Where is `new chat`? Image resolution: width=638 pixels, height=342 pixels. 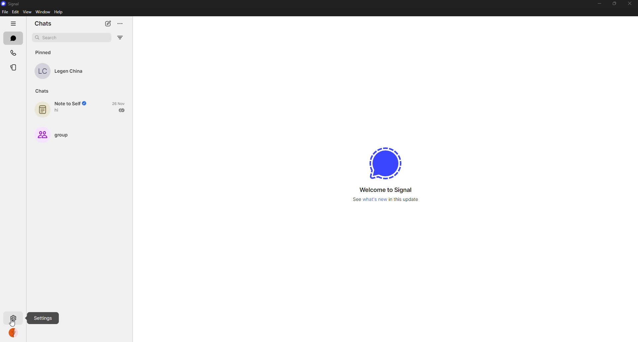 new chat is located at coordinates (108, 24).